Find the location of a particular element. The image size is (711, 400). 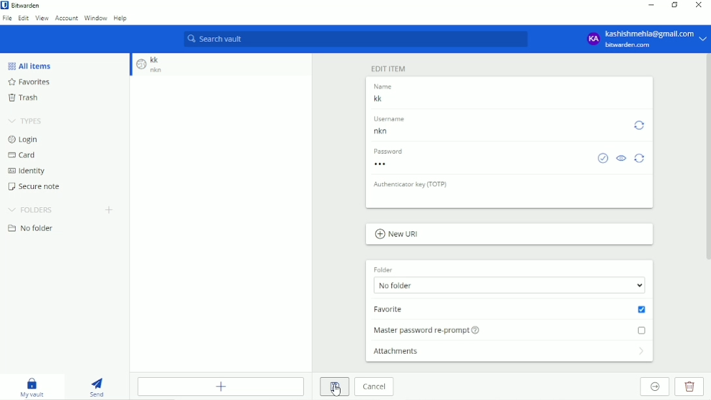

password label is located at coordinates (393, 151).